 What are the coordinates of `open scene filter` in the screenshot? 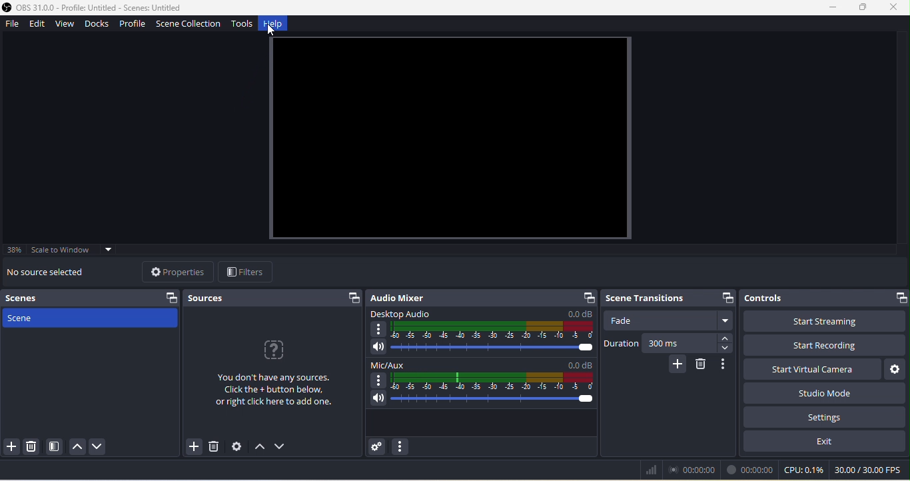 It's located at (57, 447).